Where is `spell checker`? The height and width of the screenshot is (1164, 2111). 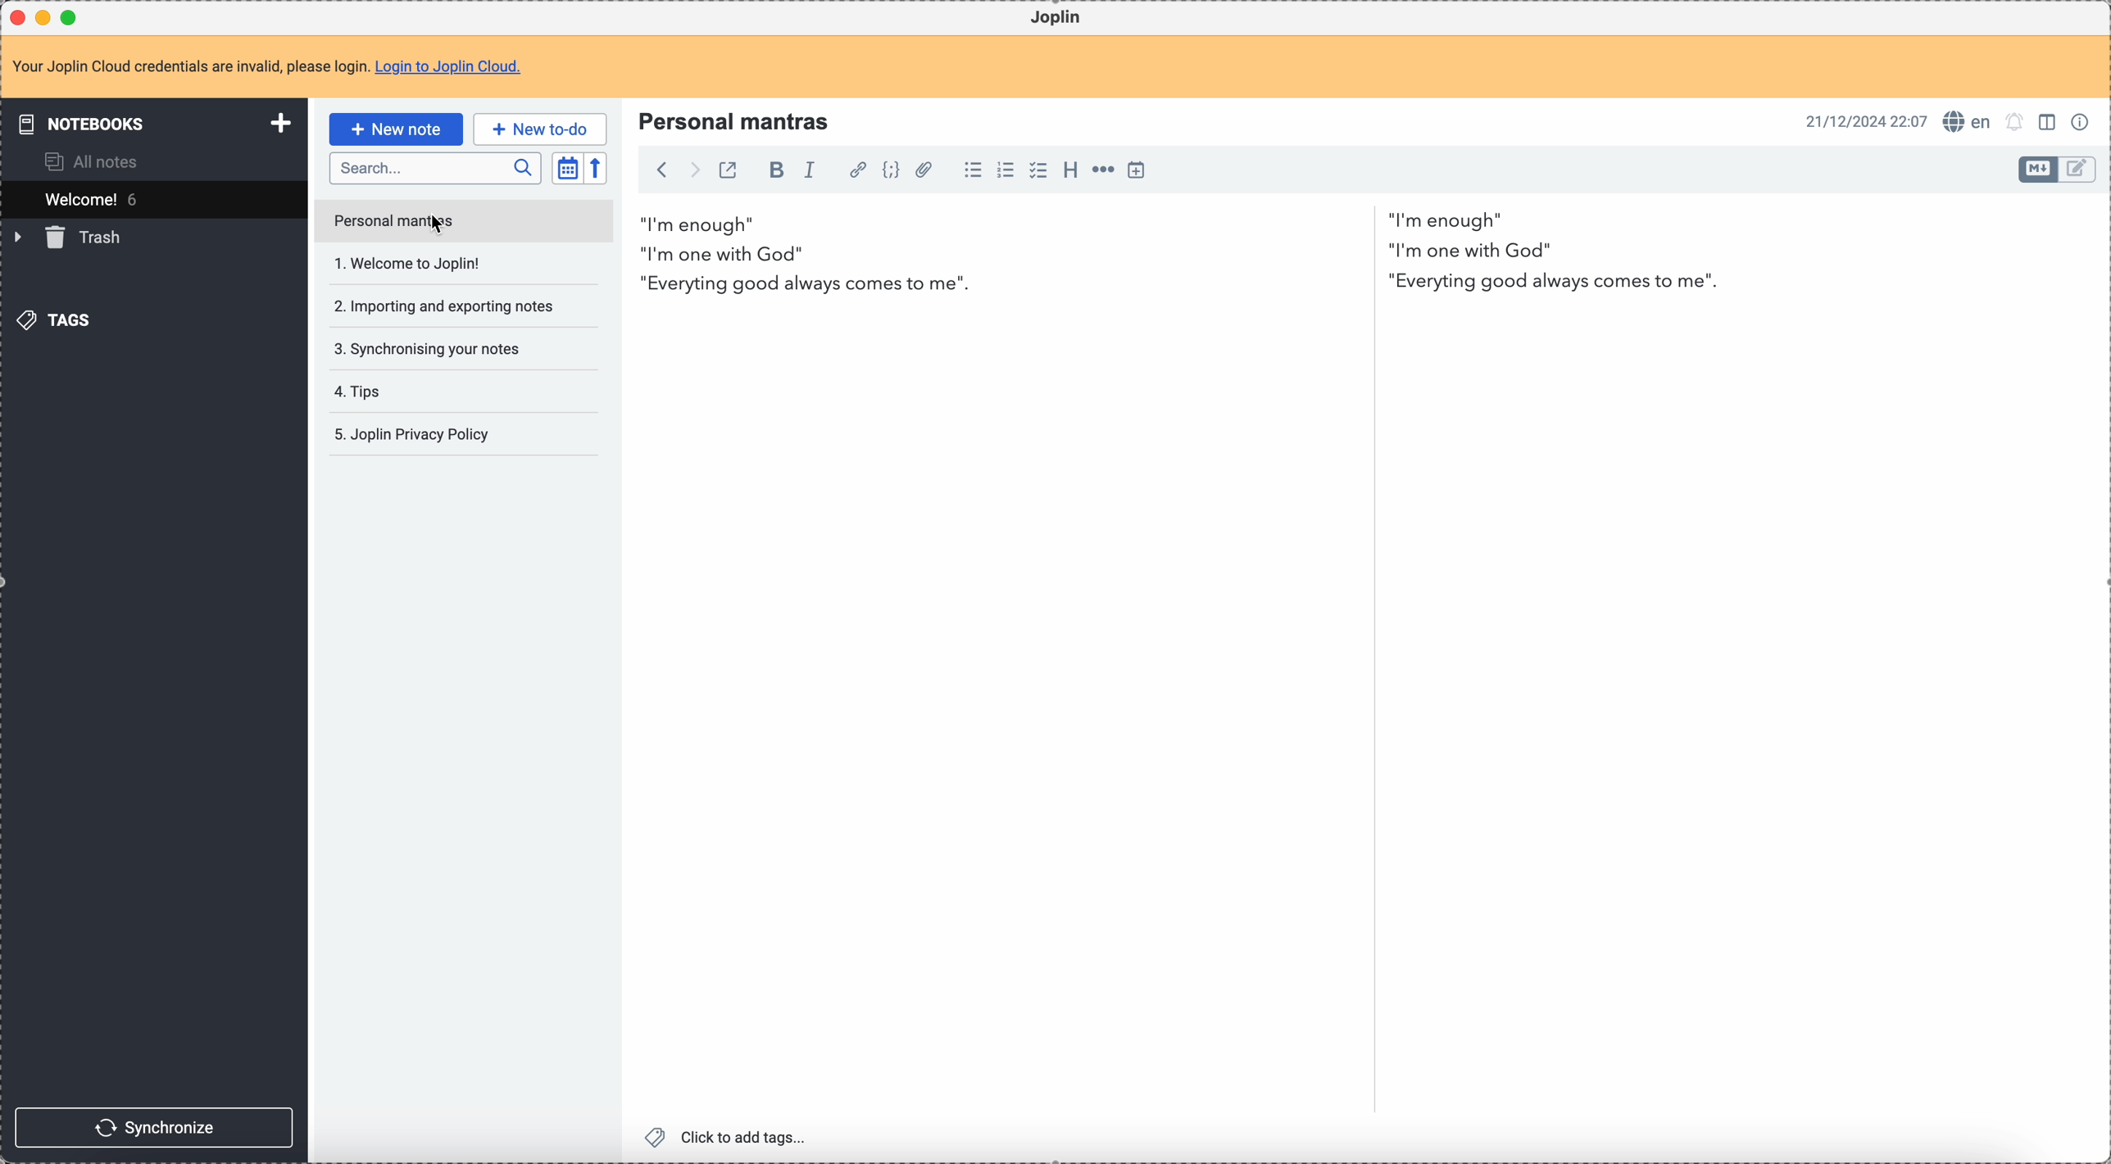 spell checker is located at coordinates (1968, 120).